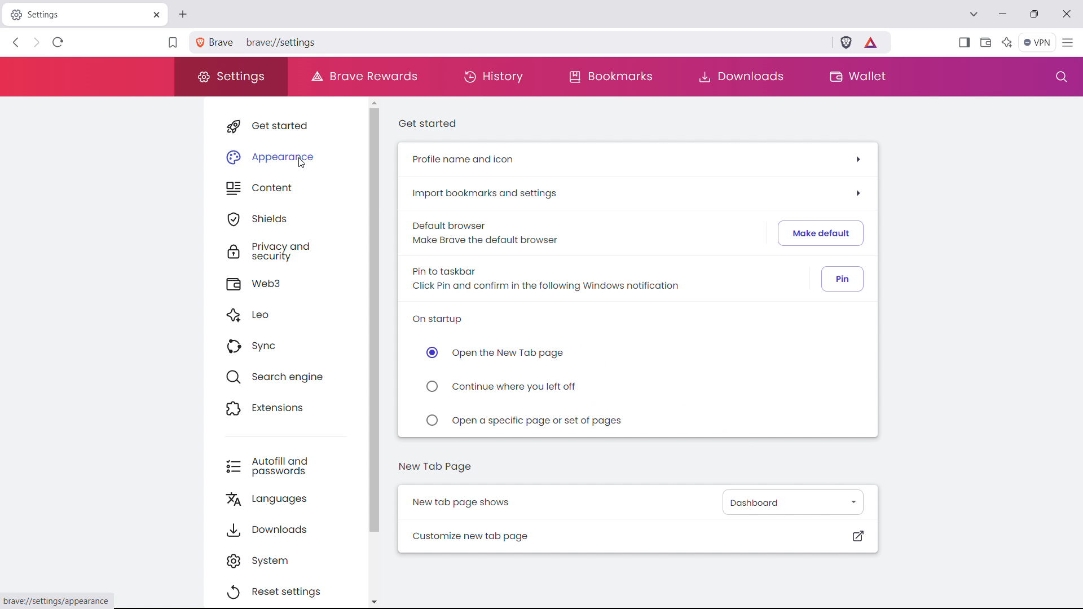  What do you see at coordinates (287, 496) in the screenshot?
I see `languages` at bounding box center [287, 496].